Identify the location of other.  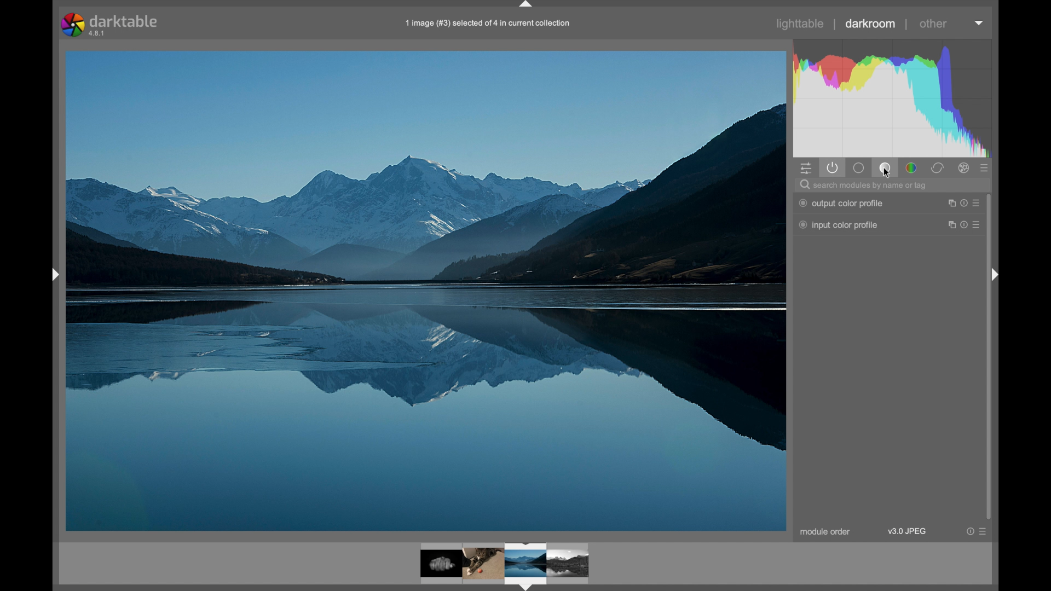
(934, 23).